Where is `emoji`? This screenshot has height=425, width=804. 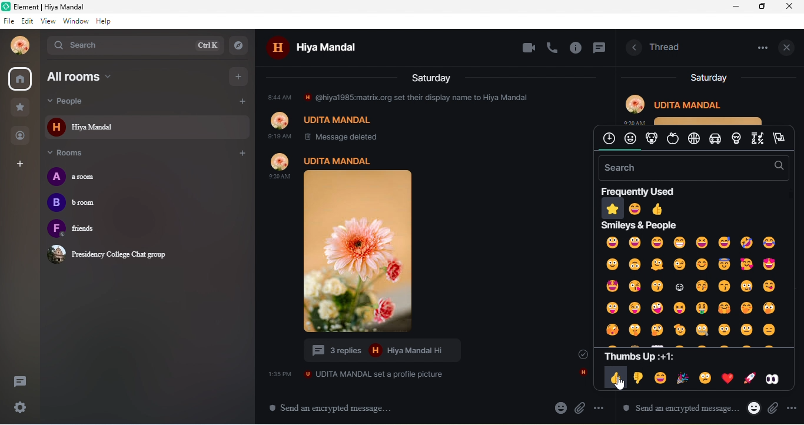
emoji is located at coordinates (560, 407).